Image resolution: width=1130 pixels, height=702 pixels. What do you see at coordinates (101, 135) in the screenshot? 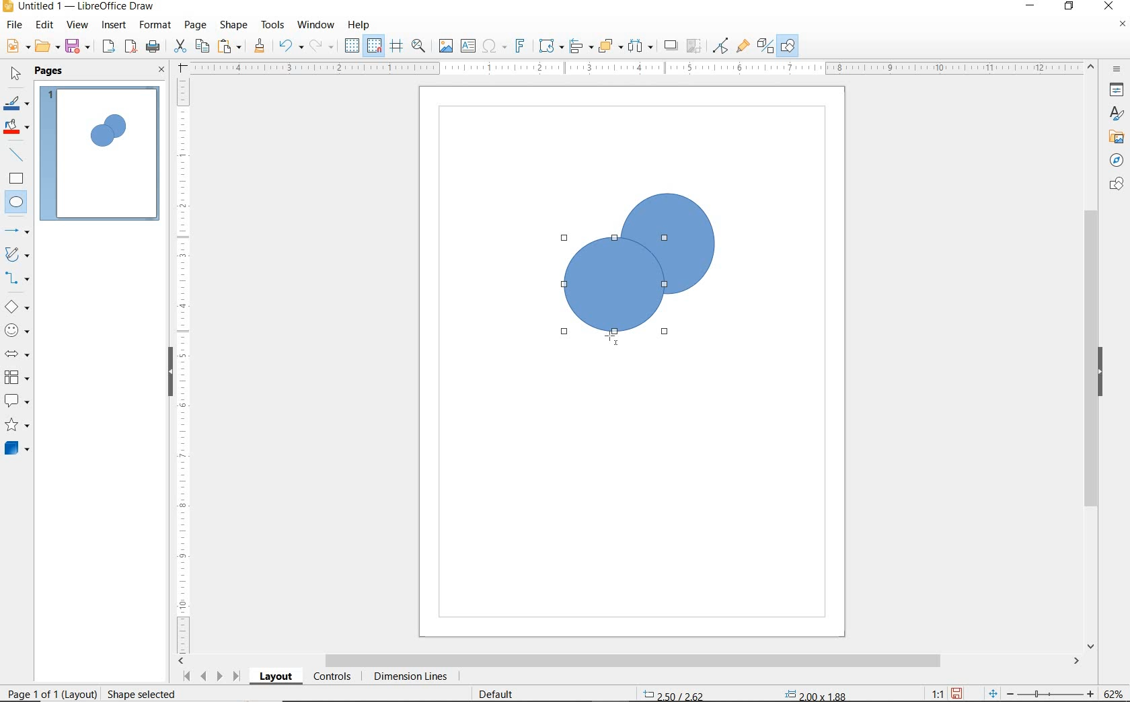
I see `CIRCLE ADDED` at bounding box center [101, 135].